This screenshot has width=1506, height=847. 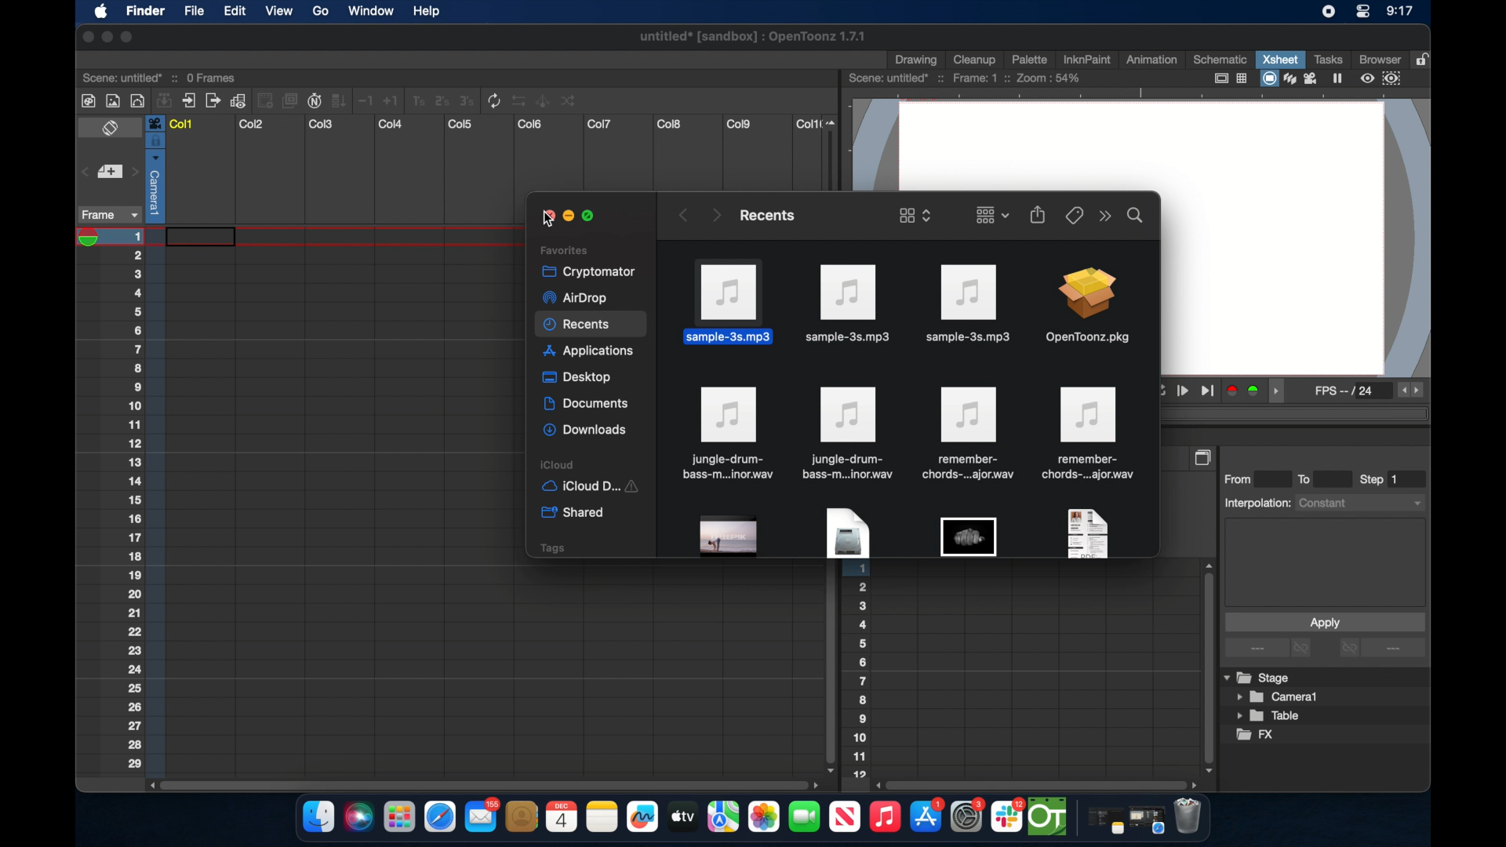 I want to click on numbering, so click(x=860, y=674).